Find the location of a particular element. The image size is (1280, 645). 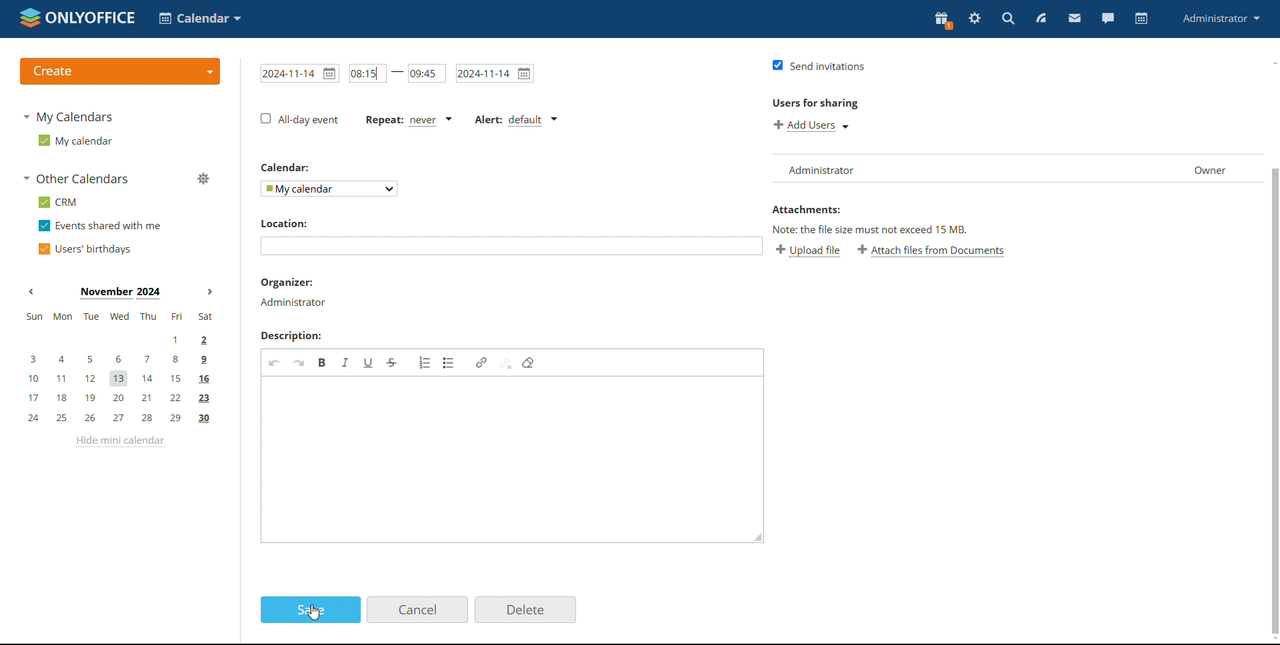

scroll up is located at coordinates (1272, 63).